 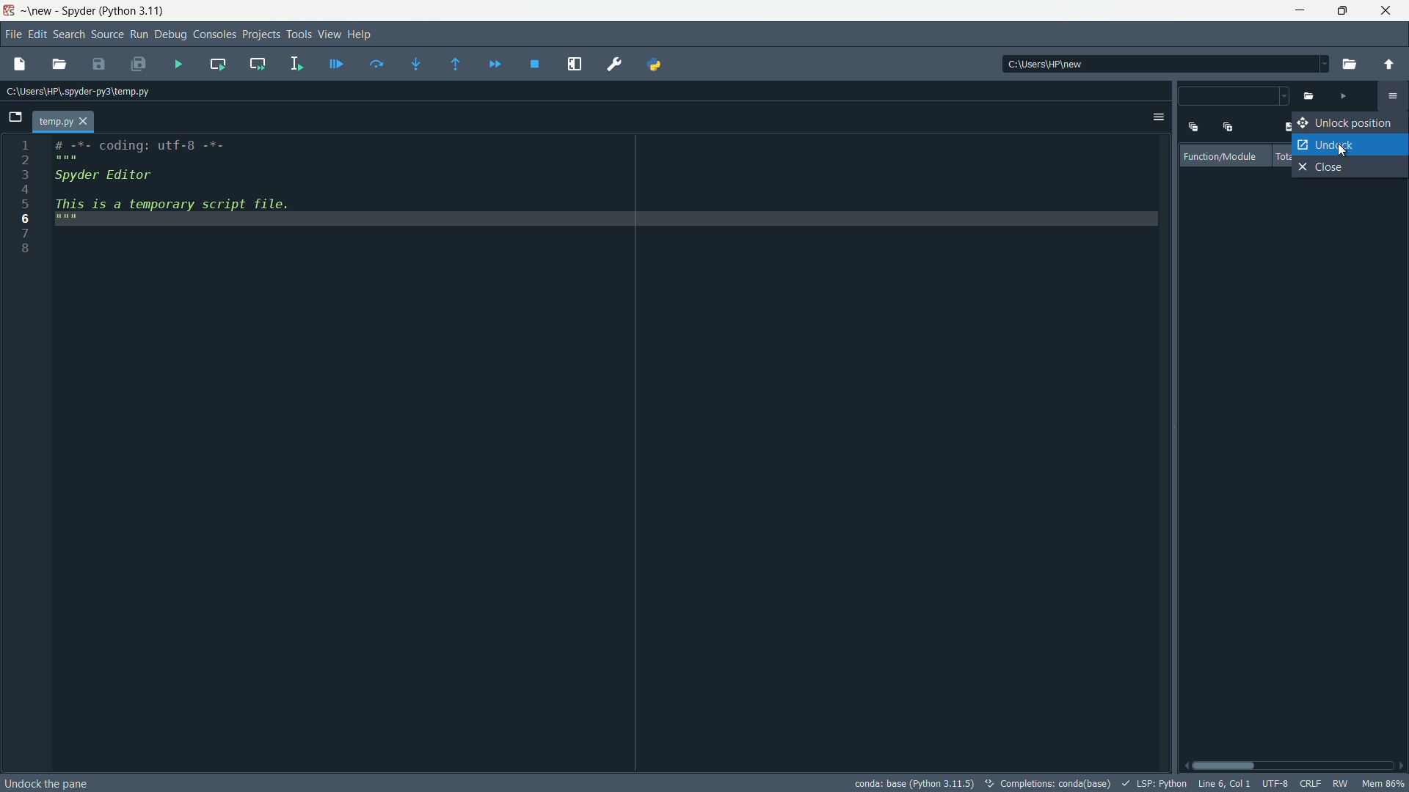 I want to click on step into function, so click(x=417, y=65).